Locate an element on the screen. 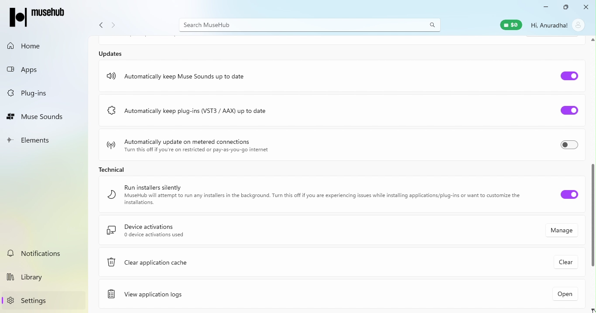 The height and width of the screenshot is (313, 596). Device activations is located at coordinates (282, 232).